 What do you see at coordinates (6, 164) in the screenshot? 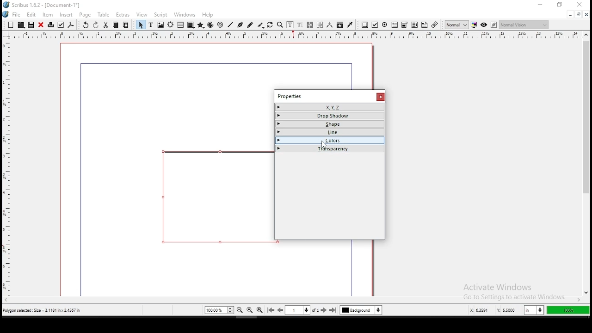
I see `horizontal ruler` at bounding box center [6, 164].